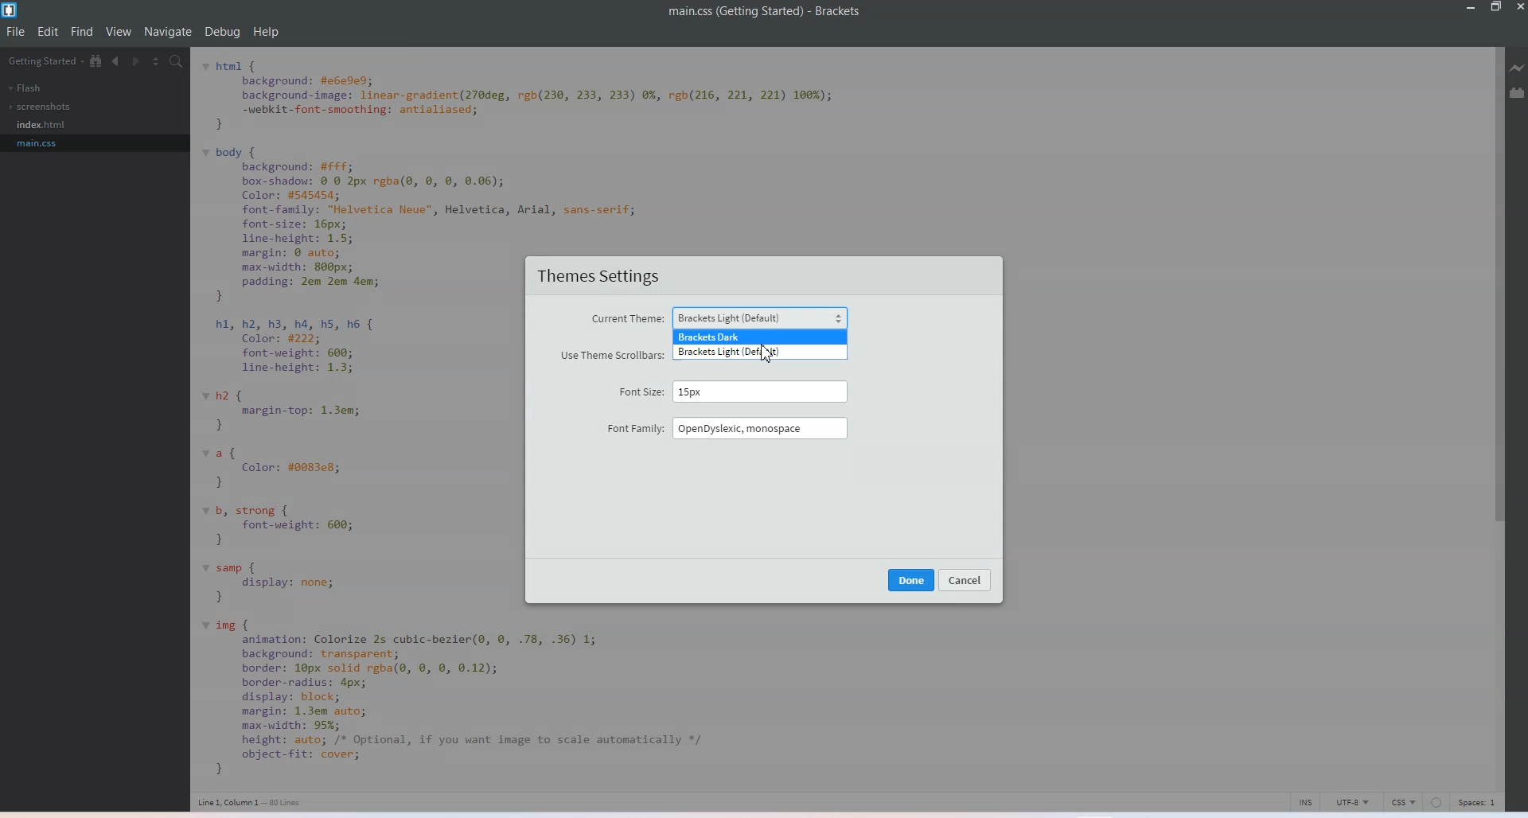 This screenshot has height=818, width=1528. What do you see at coordinates (118, 61) in the screenshot?
I see `Navigate Backwards` at bounding box center [118, 61].